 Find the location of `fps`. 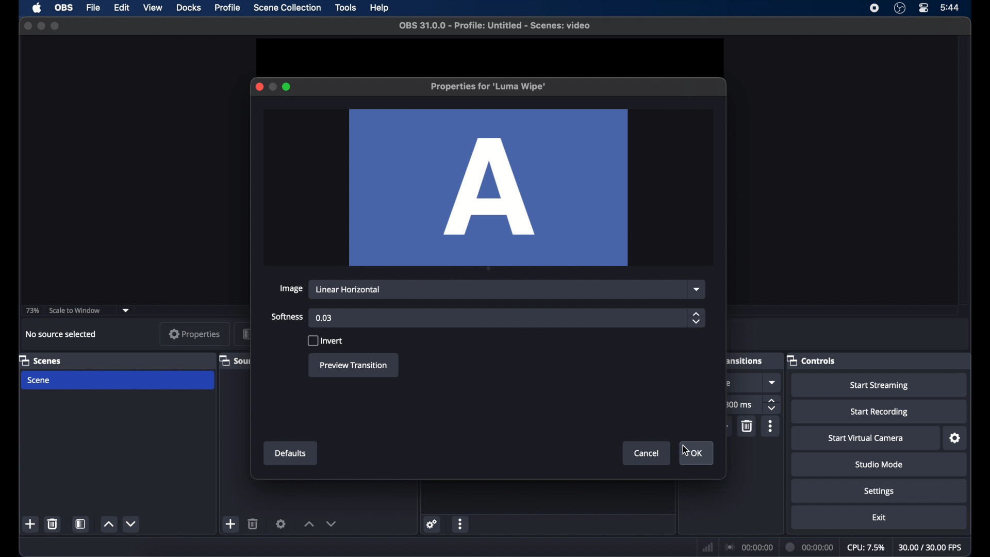

fps is located at coordinates (930, 547).